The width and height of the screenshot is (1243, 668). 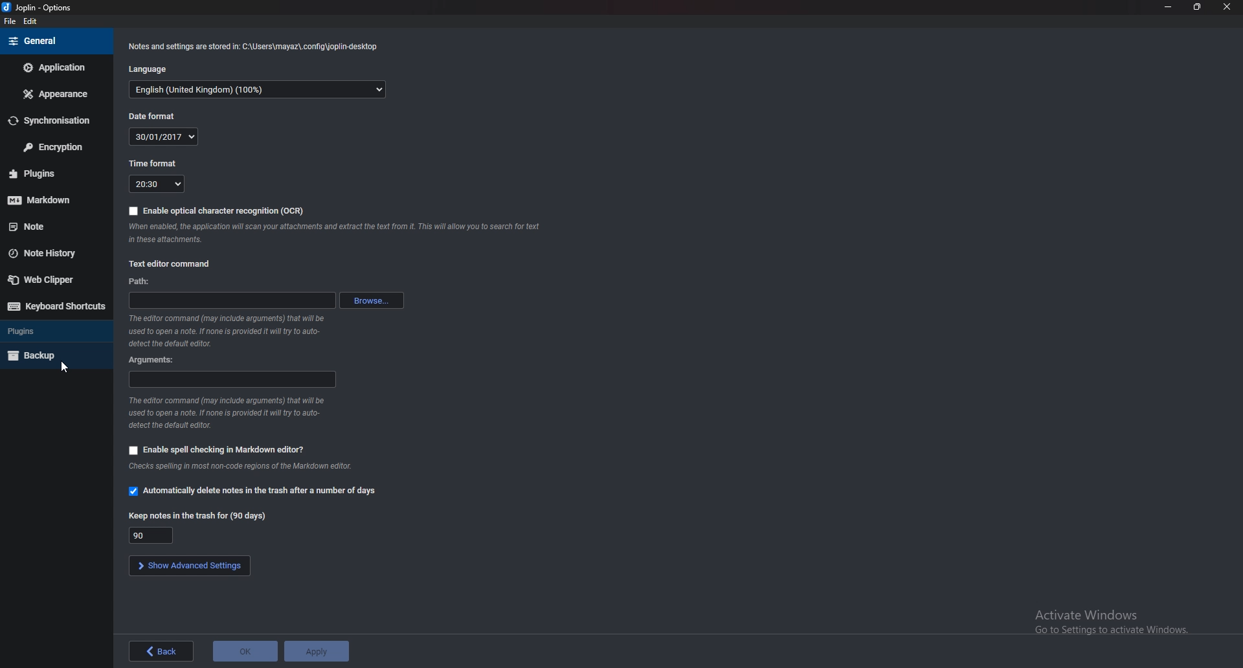 What do you see at coordinates (1170, 8) in the screenshot?
I see `Minimize` at bounding box center [1170, 8].